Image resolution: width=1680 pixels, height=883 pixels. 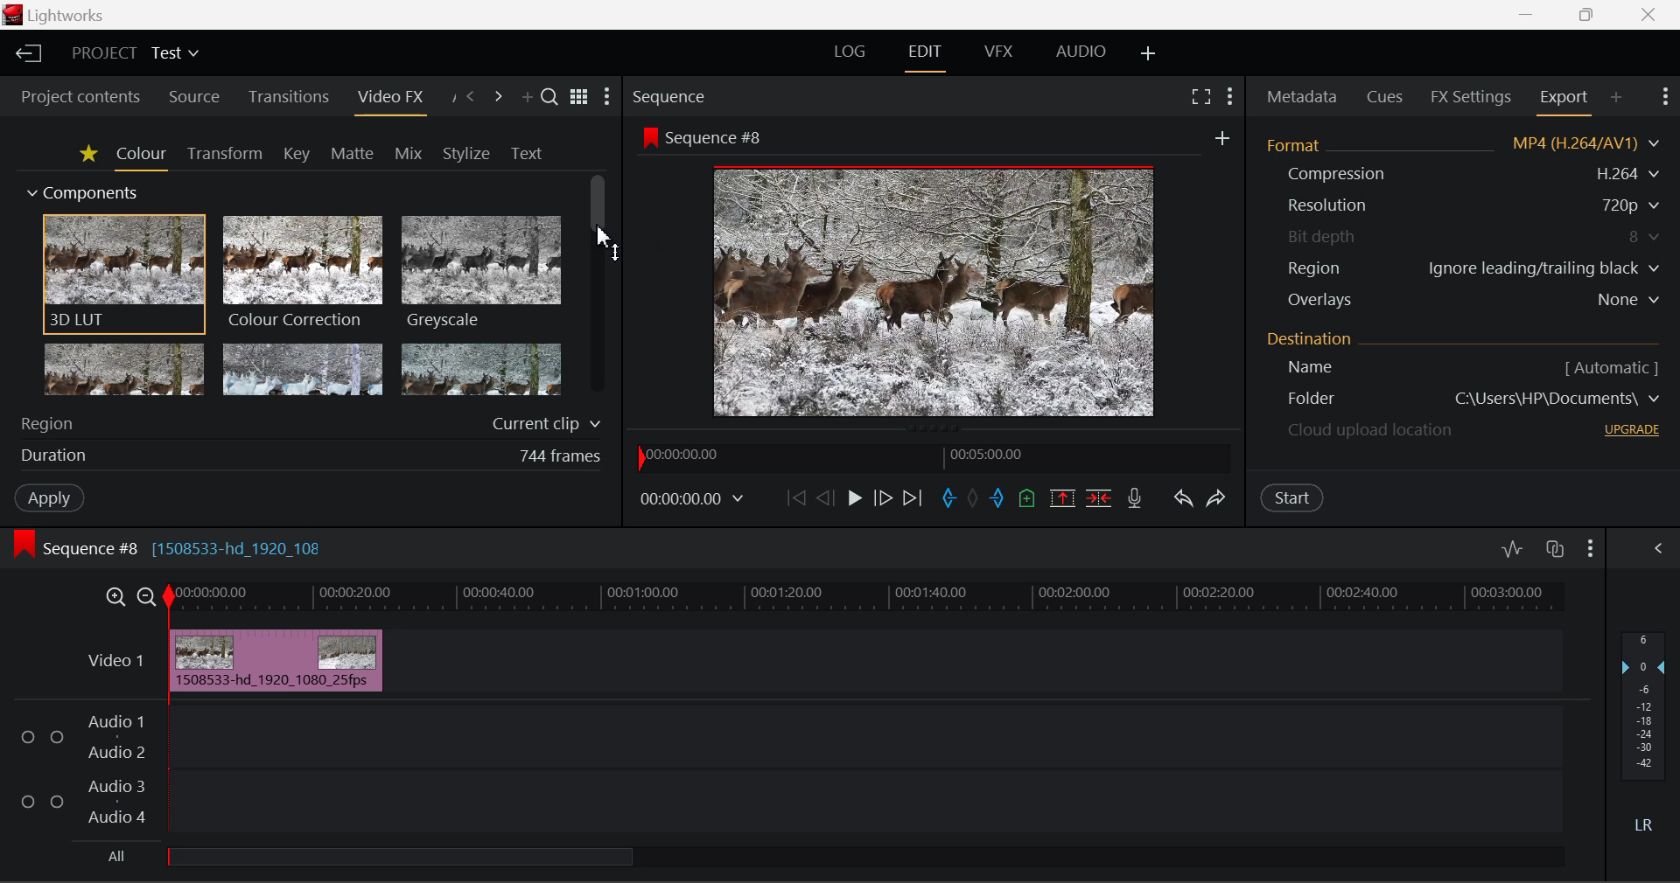 What do you see at coordinates (1181, 497) in the screenshot?
I see `Undo` at bounding box center [1181, 497].